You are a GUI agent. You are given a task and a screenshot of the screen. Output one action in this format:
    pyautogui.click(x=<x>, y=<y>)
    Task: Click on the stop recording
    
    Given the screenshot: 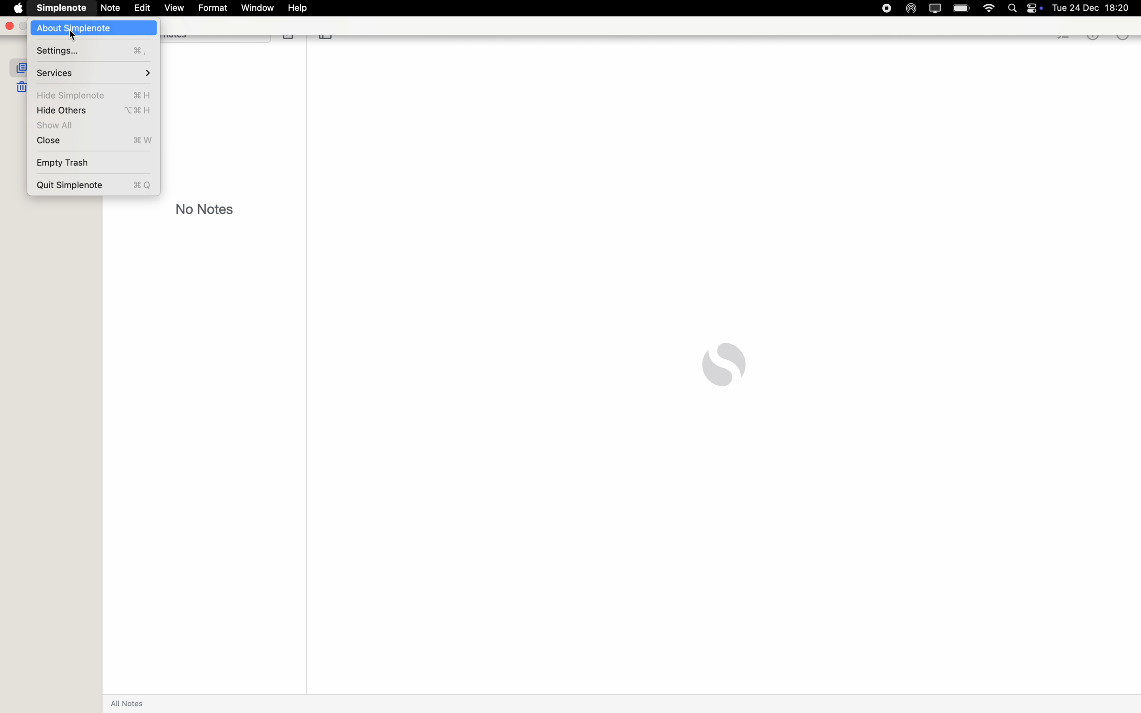 What is the action you would take?
    pyautogui.click(x=886, y=8)
    